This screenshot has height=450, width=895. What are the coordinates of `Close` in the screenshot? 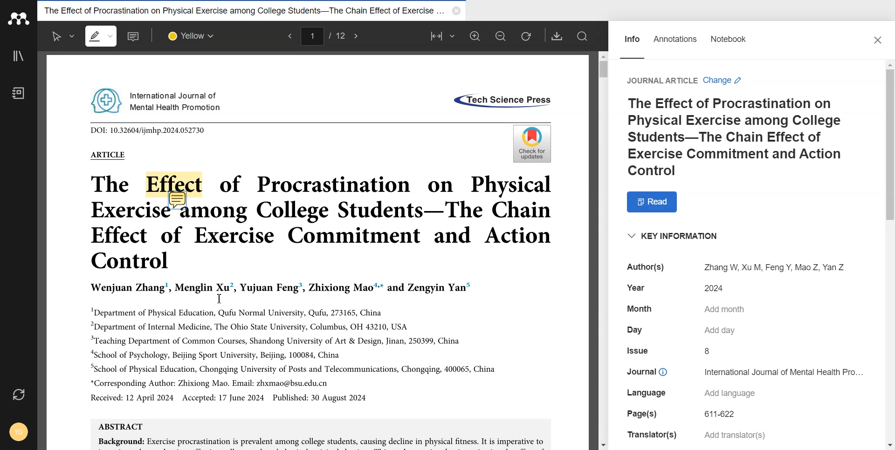 It's located at (455, 11).